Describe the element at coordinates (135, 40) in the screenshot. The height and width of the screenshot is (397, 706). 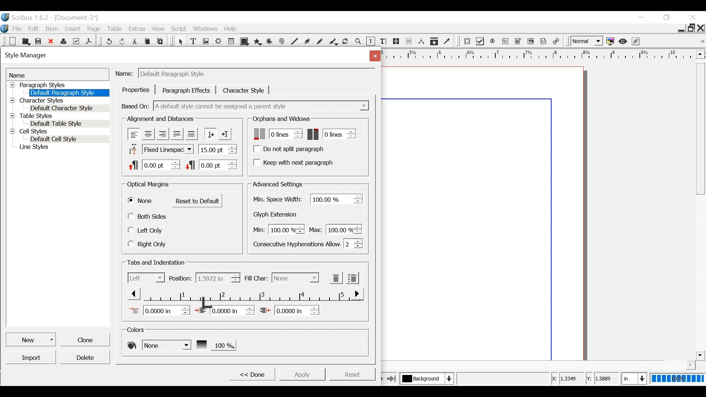
I see `Cut` at that location.